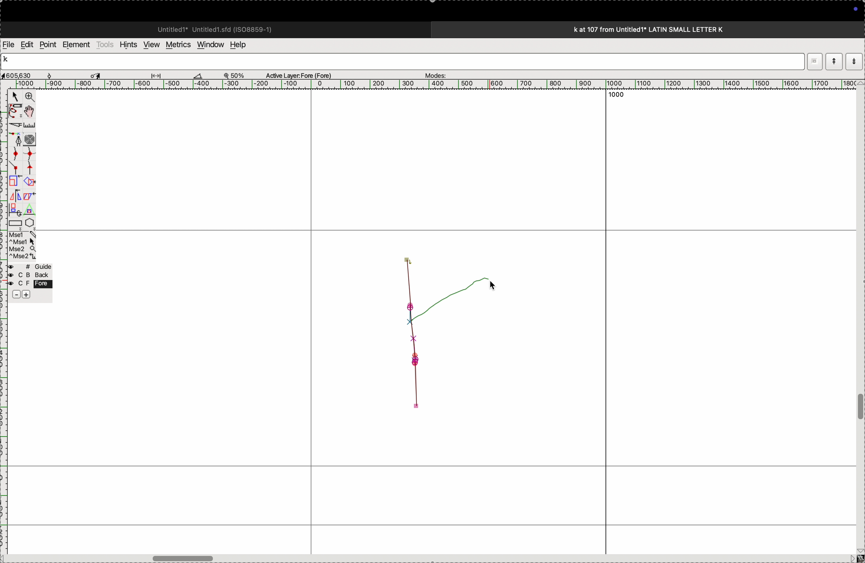  Describe the element at coordinates (23, 246) in the screenshot. I see `mse` at that location.